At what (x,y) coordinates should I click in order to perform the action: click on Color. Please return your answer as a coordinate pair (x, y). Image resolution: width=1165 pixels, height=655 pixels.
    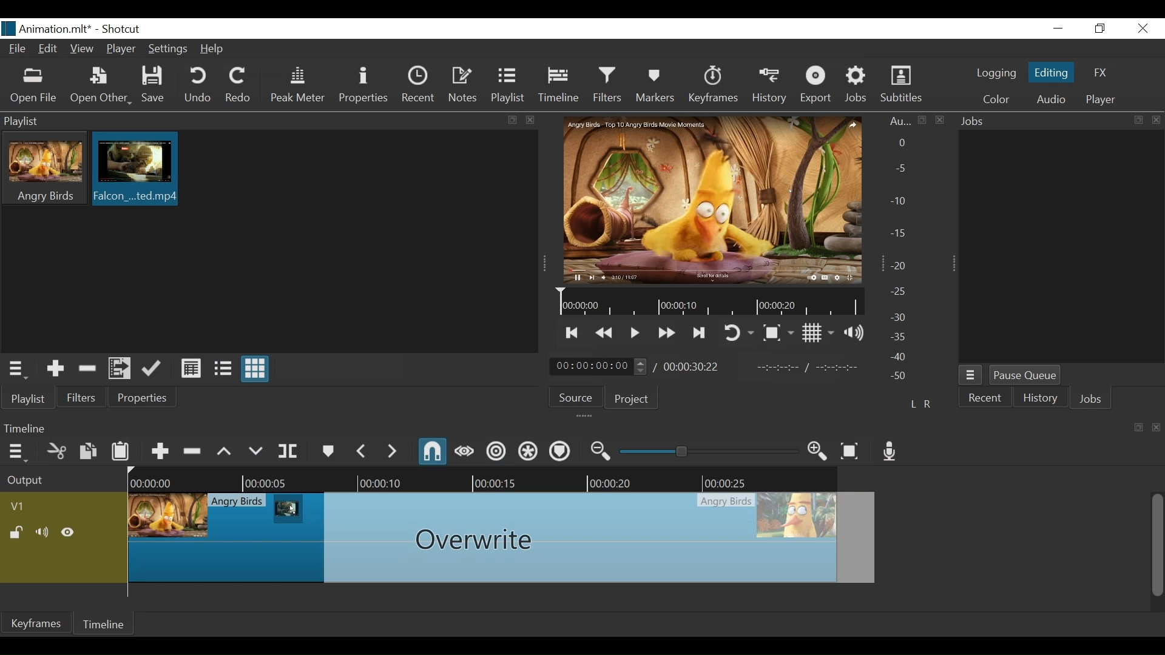
    Looking at the image, I should click on (999, 99).